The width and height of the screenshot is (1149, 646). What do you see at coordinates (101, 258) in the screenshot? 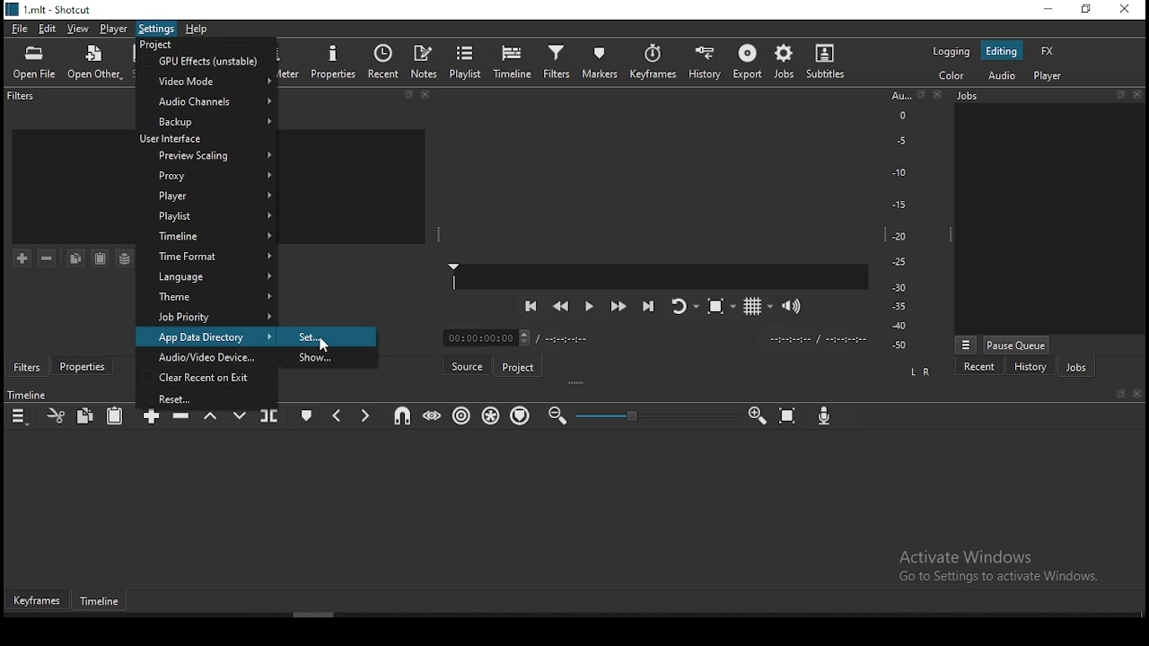
I see `paste a filter` at bounding box center [101, 258].